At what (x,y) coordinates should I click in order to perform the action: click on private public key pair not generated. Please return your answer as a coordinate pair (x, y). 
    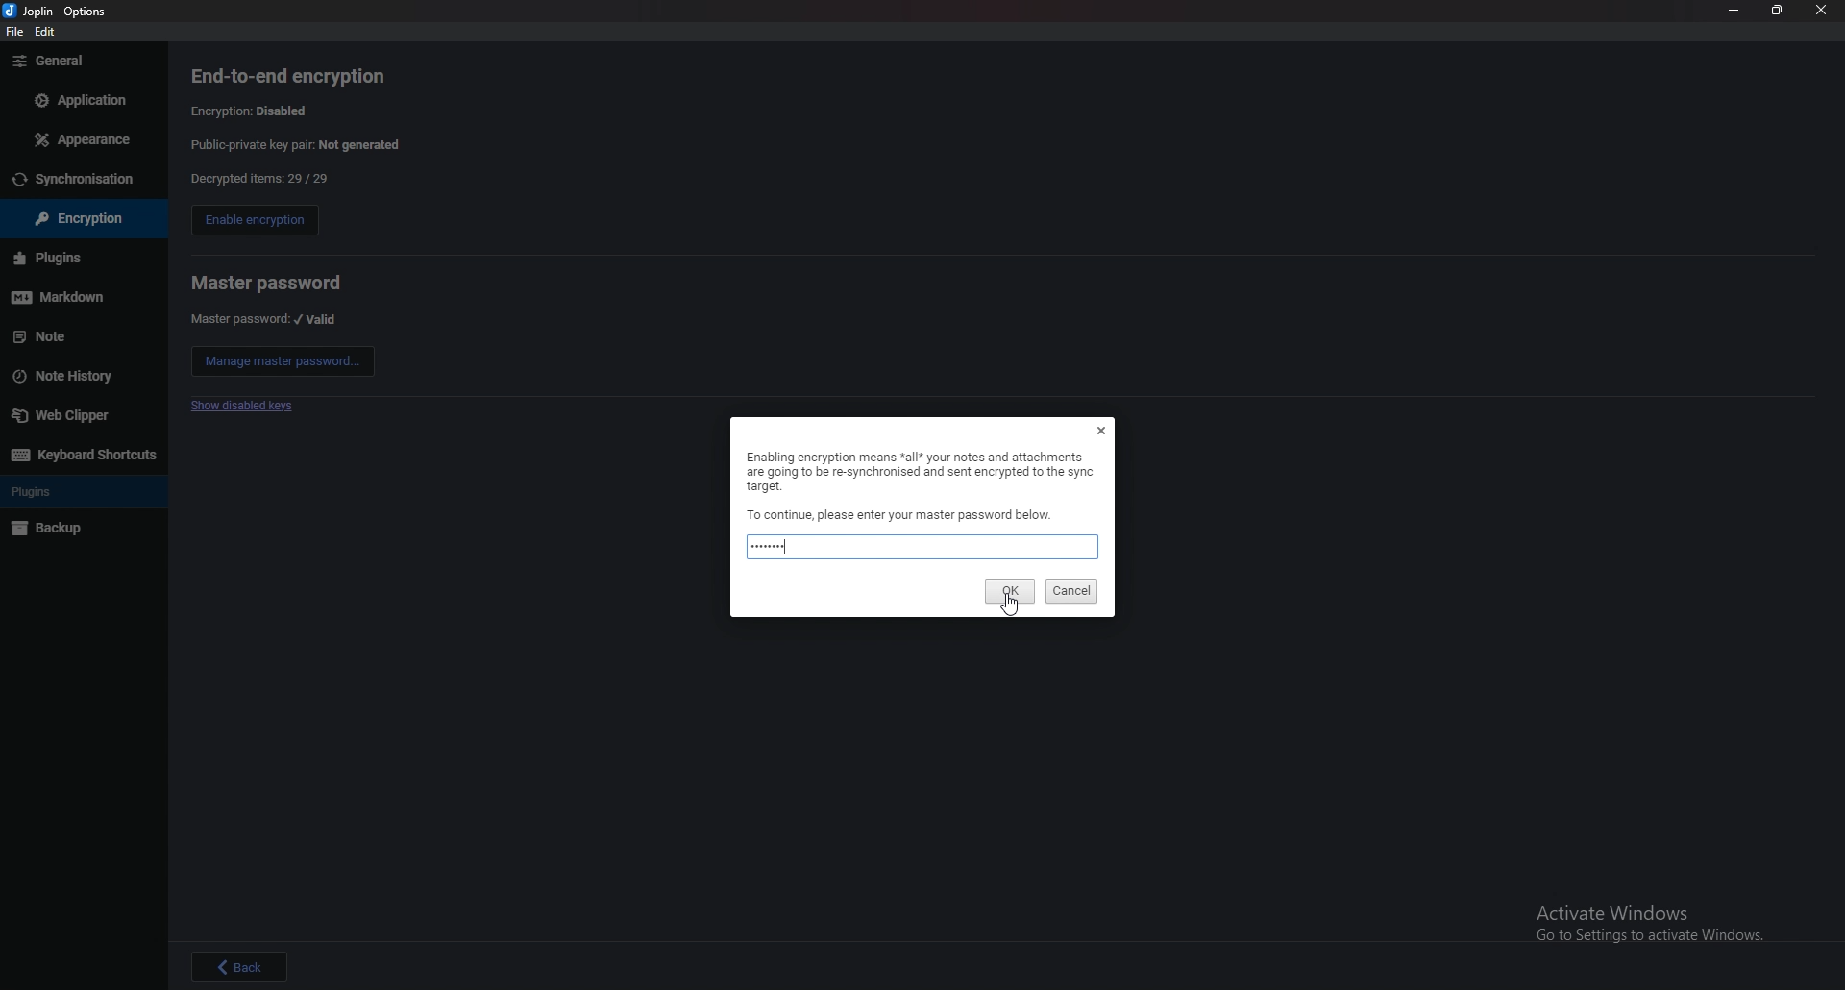
    Looking at the image, I should click on (299, 146).